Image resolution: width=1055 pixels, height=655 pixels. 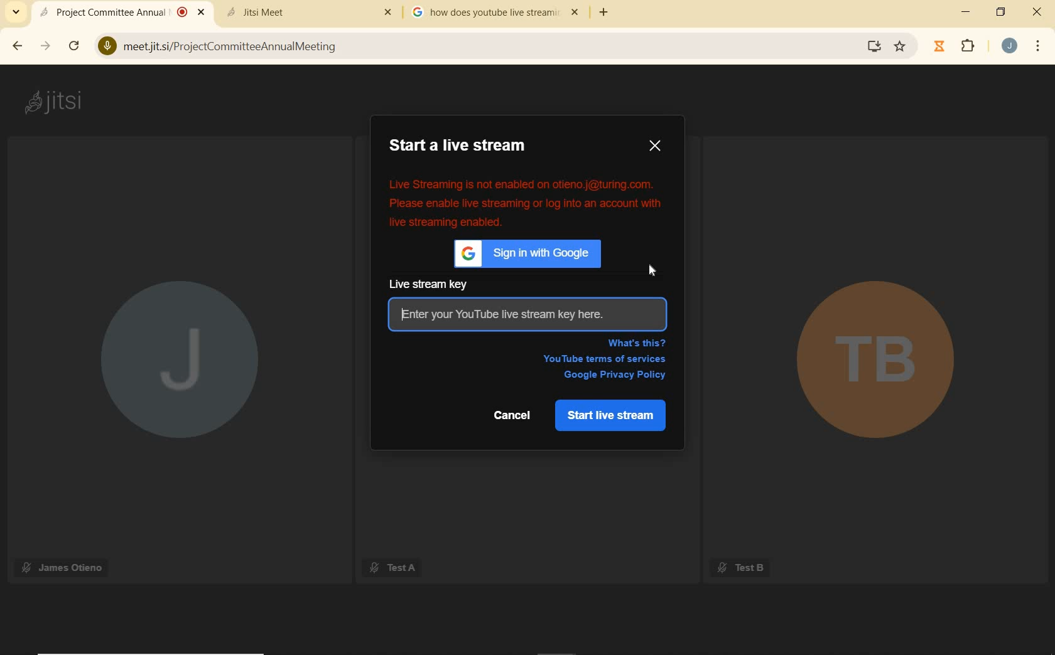 What do you see at coordinates (65, 107) in the screenshot?
I see `jitsi` at bounding box center [65, 107].